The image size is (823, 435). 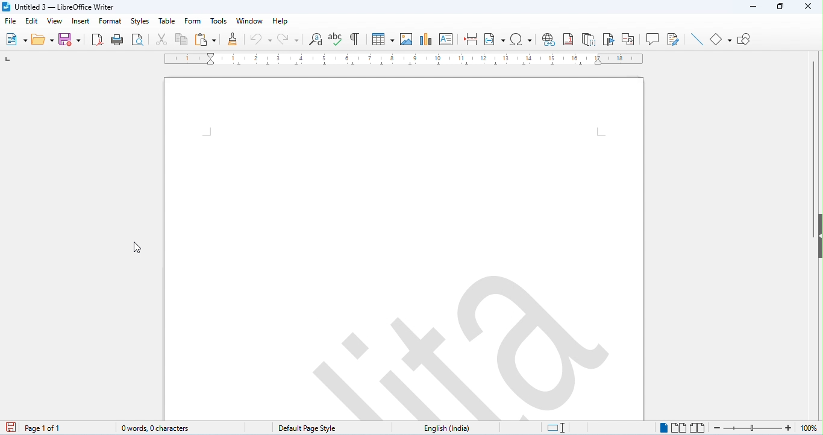 I want to click on toggle formatting marks, so click(x=354, y=38).